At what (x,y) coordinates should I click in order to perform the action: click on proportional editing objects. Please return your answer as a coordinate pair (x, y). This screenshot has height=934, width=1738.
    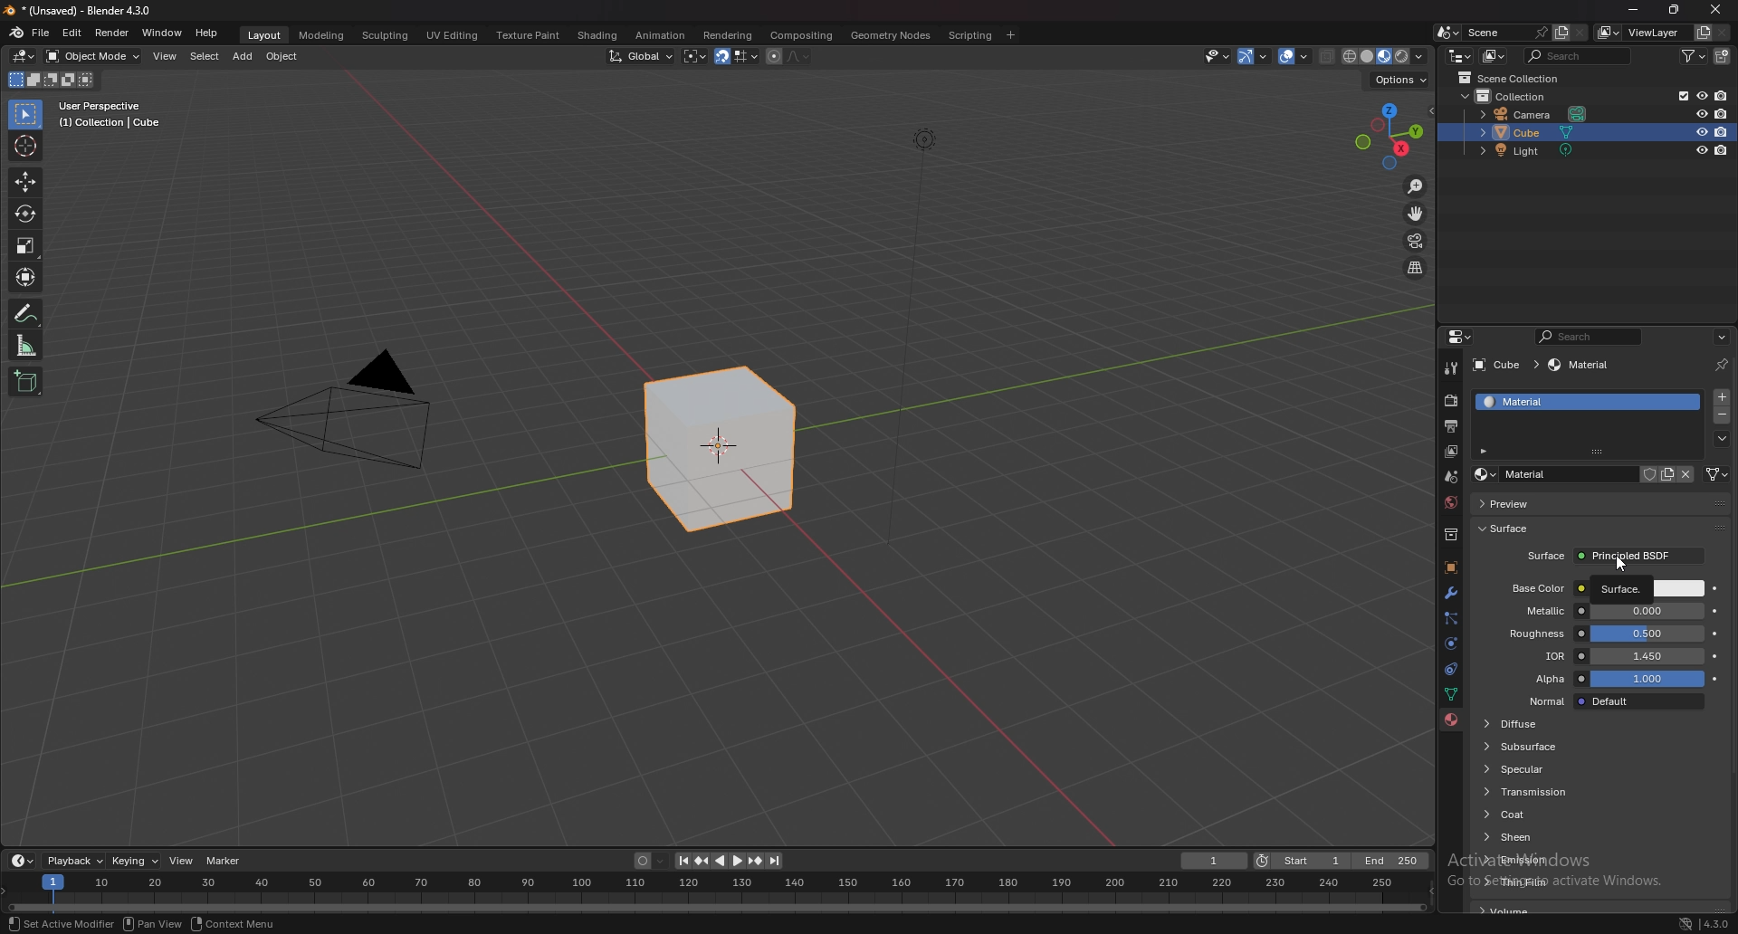
    Looking at the image, I should click on (771, 56).